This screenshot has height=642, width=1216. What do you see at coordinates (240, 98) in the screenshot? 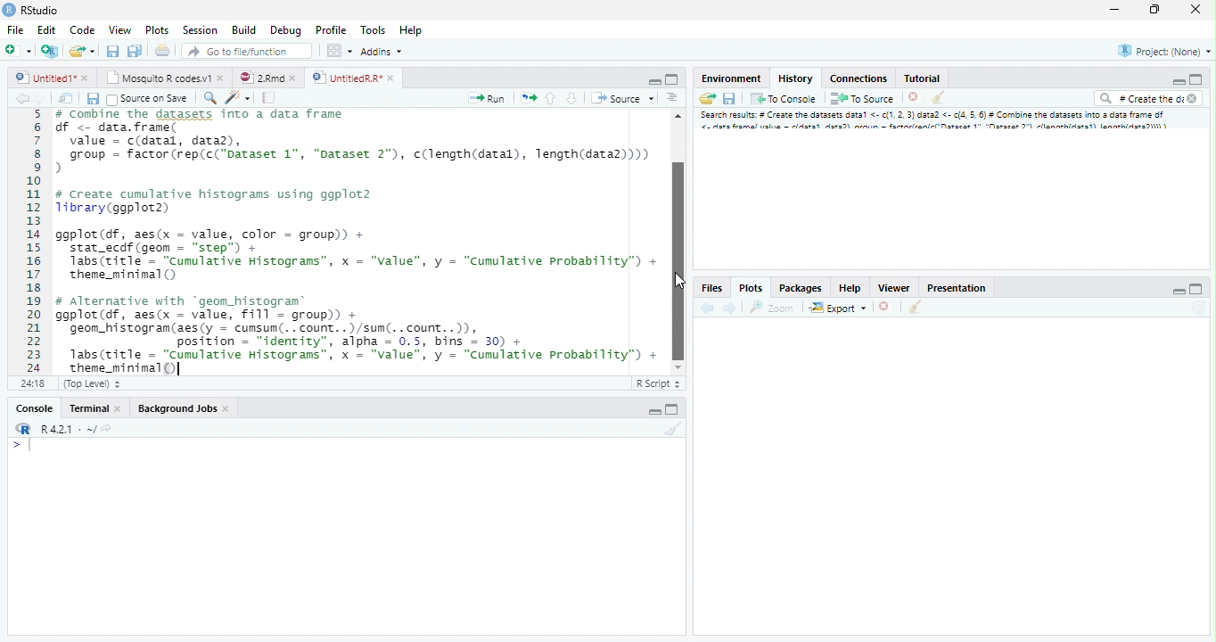
I see `Code beautify` at bounding box center [240, 98].